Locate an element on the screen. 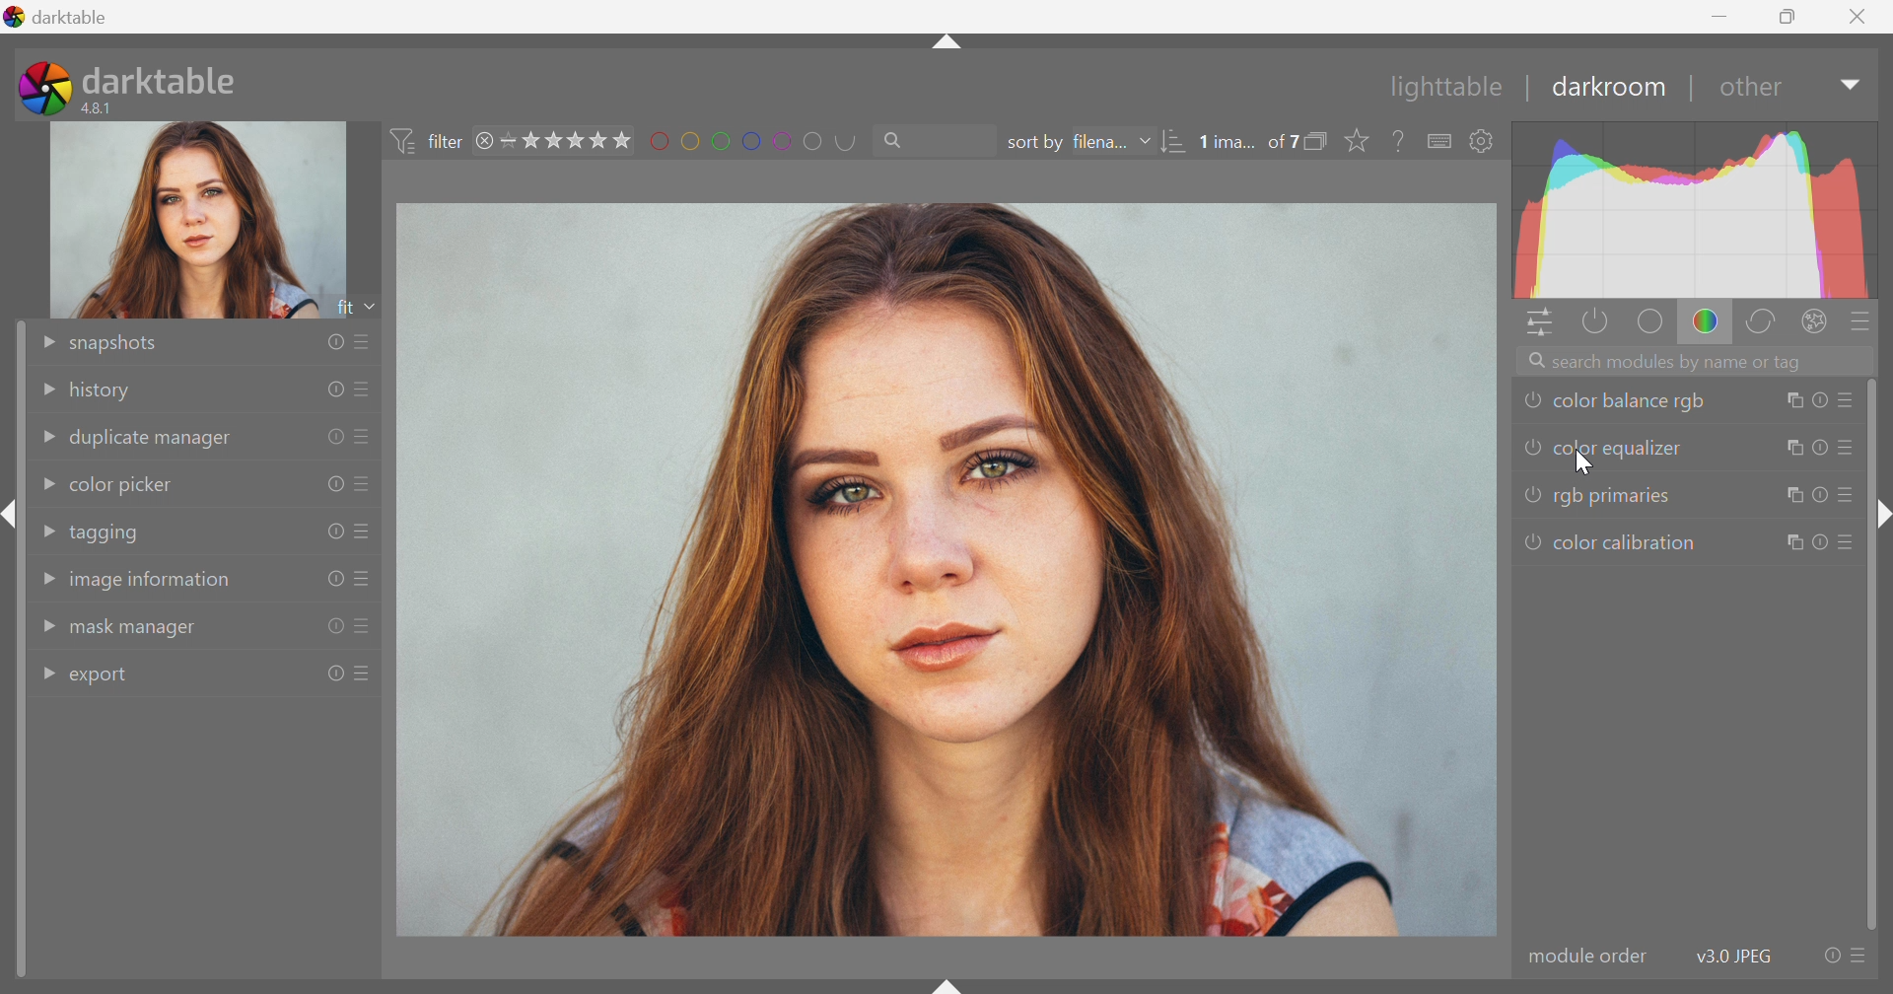  show only active modules is located at coordinates (1593, 320).